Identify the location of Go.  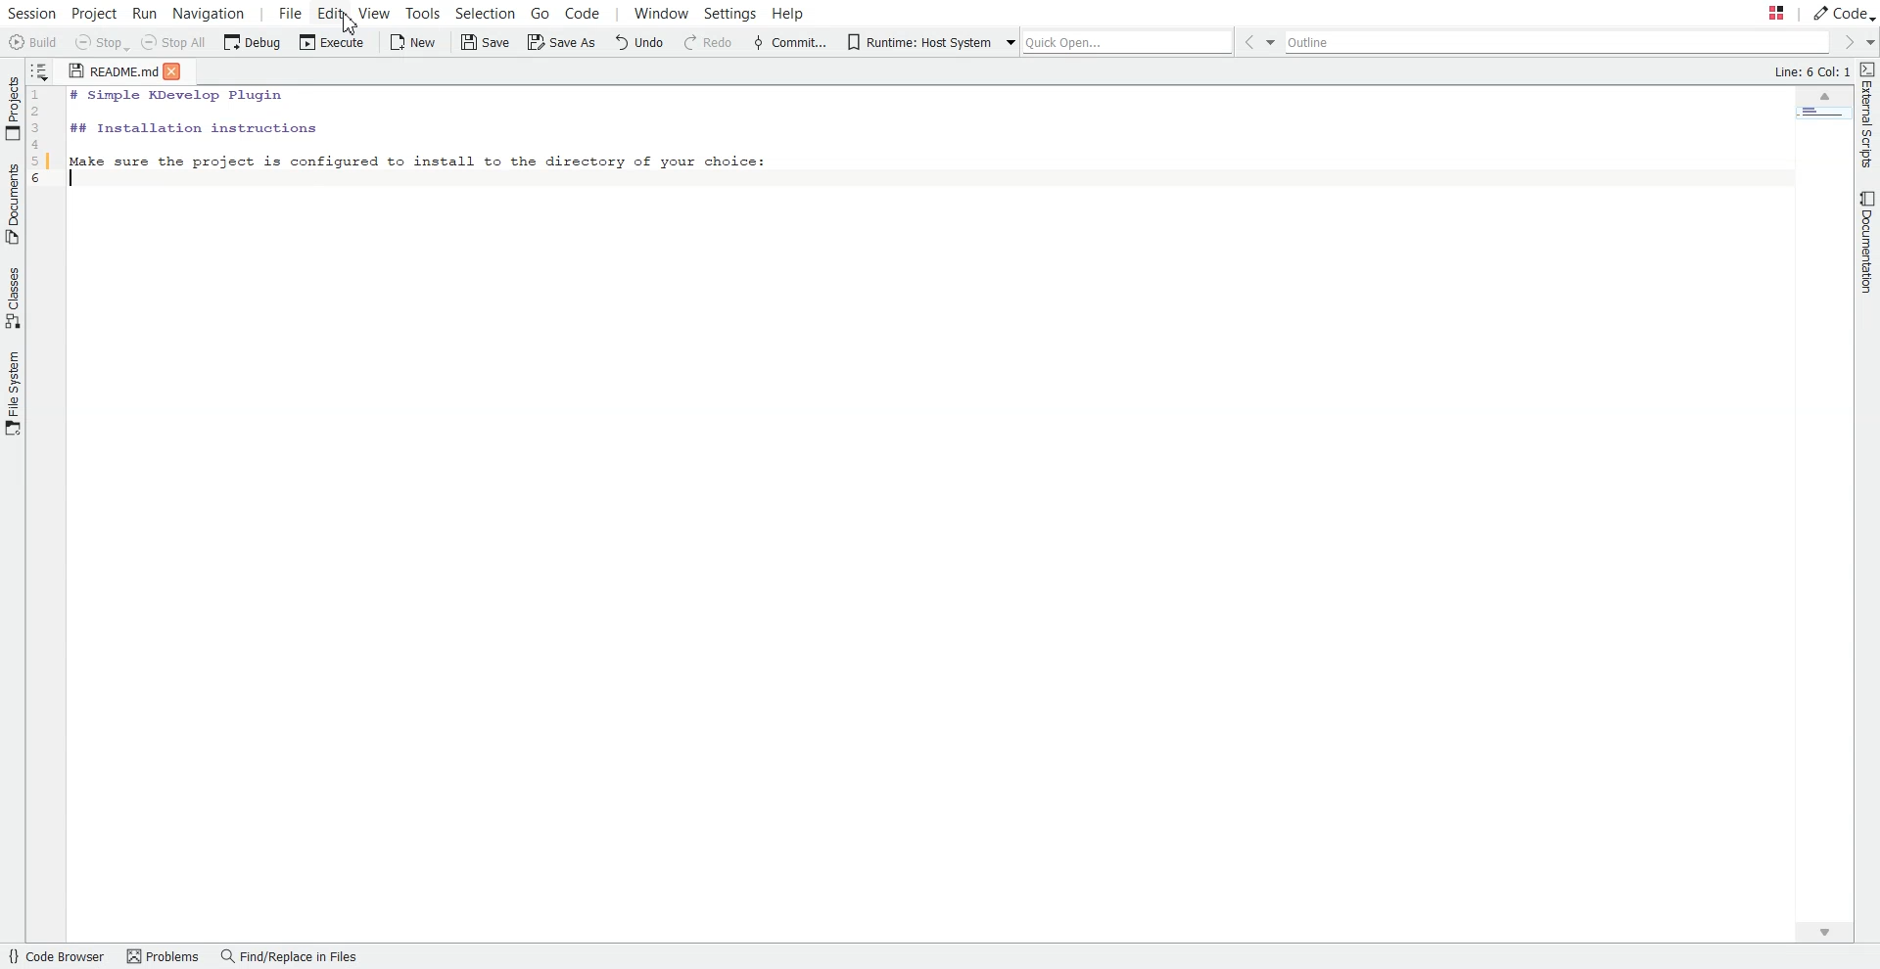
(539, 13).